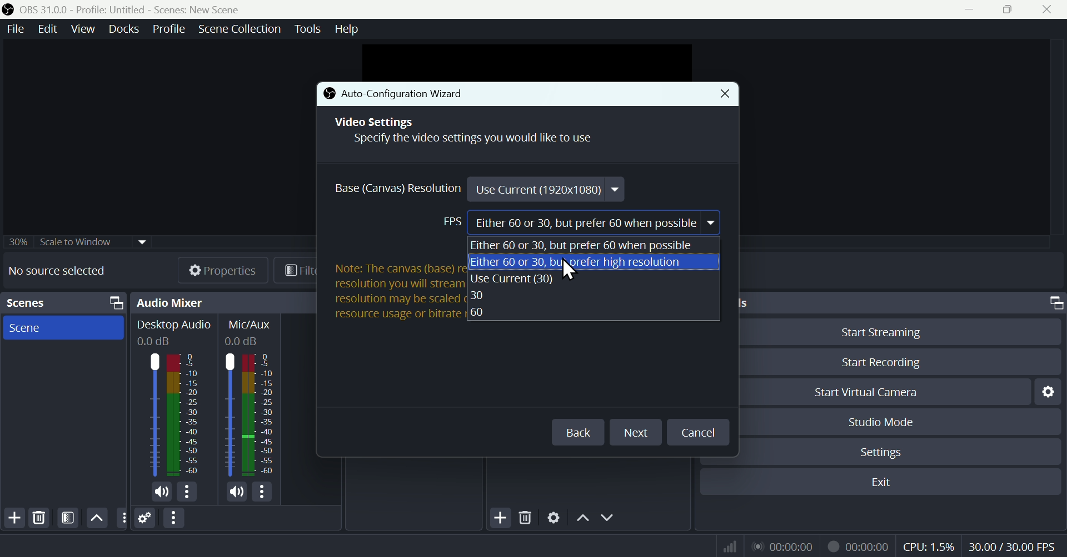  I want to click on Studio Mode, so click(900, 421).